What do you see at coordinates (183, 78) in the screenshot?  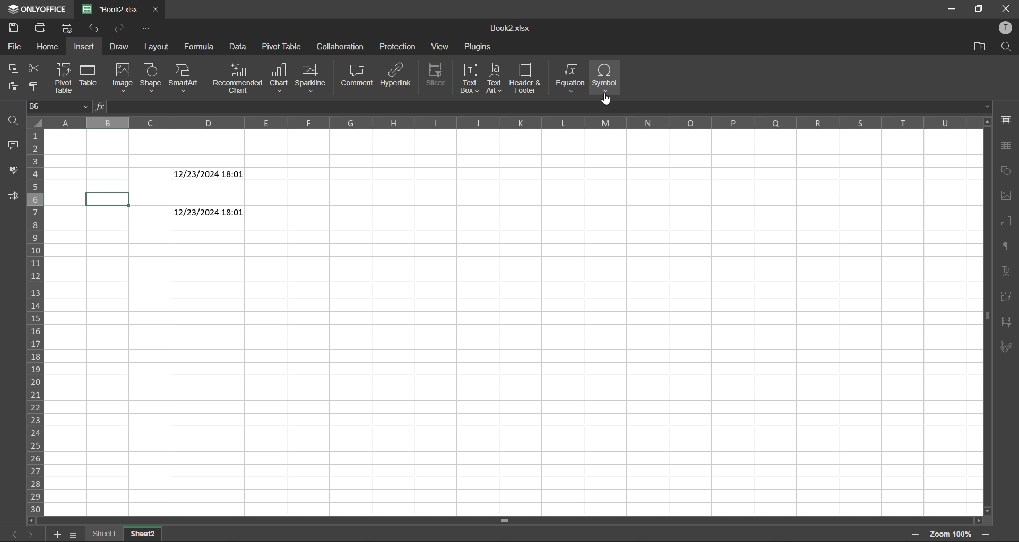 I see `smartart` at bounding box center [183, 78].